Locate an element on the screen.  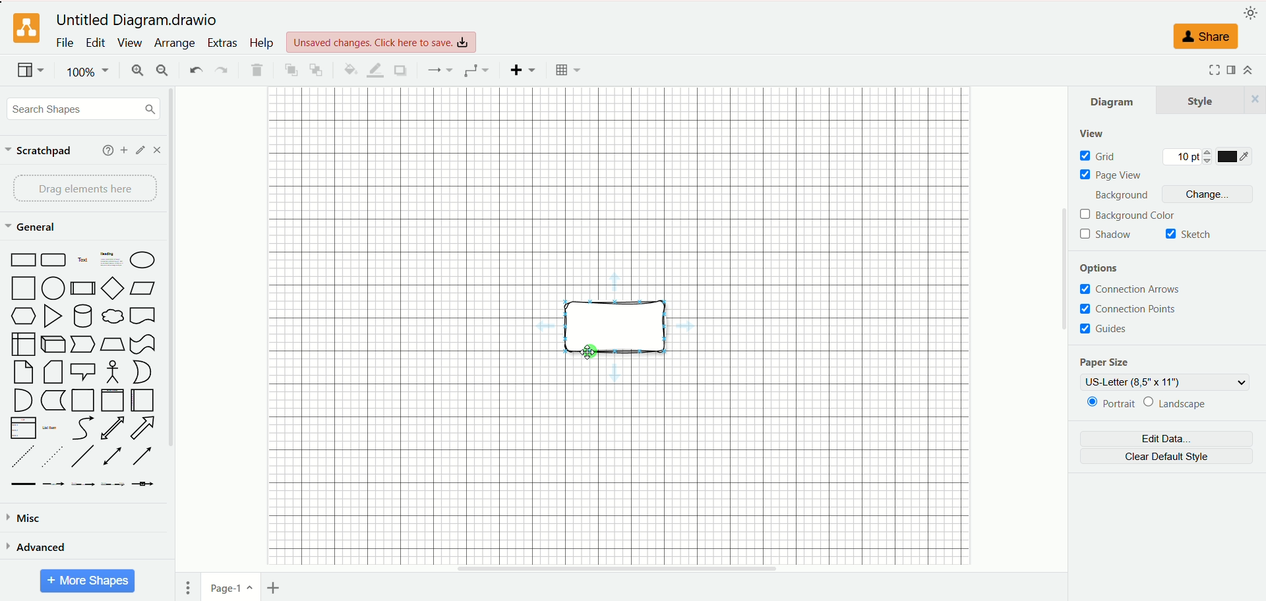
drag elements here is located at coordinates (86, 188).